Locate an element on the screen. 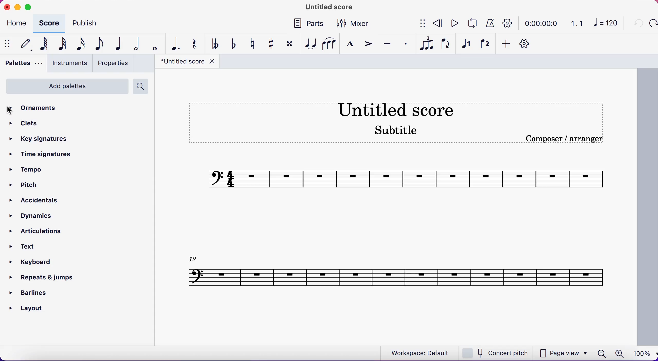 Image resolution: width=658 pixels, height=361 pixels. publish is located at coordinates (91, 23).